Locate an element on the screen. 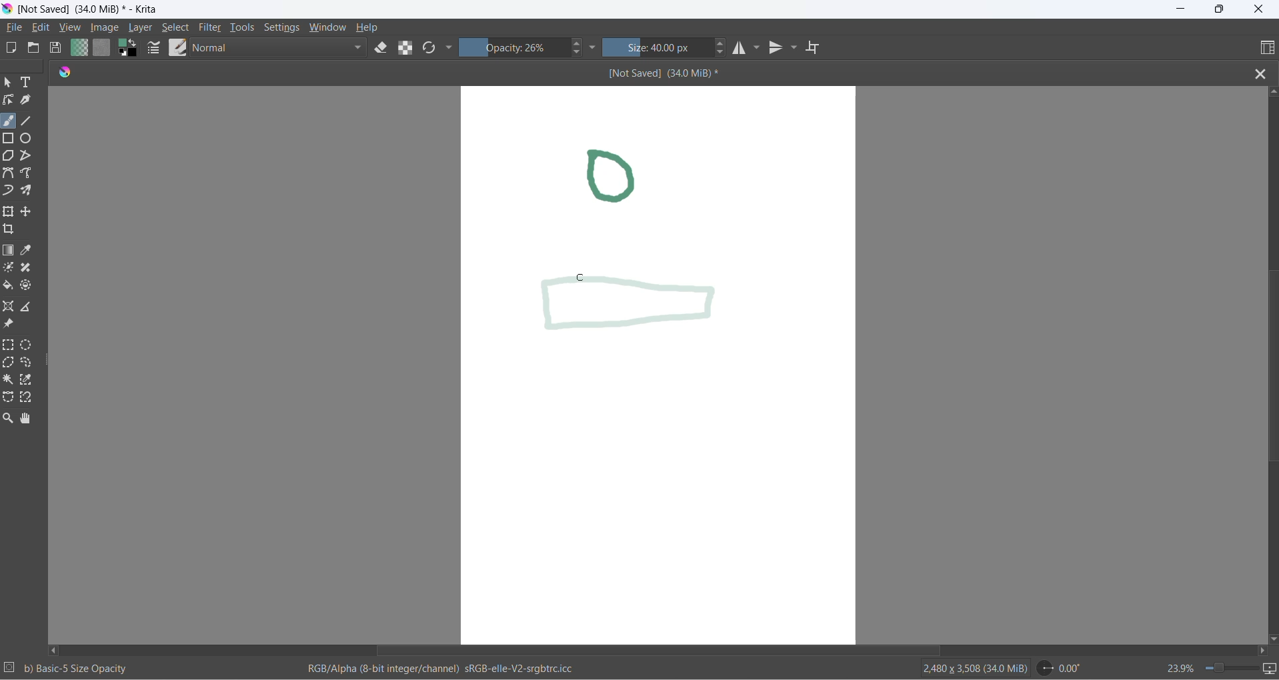 The height and width of the screenshot is (680, 1279). horizontal mirror tool is located at coordinates (740, 48).